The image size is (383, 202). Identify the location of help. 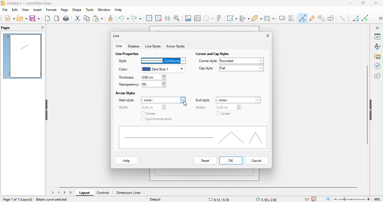
(127, 161).